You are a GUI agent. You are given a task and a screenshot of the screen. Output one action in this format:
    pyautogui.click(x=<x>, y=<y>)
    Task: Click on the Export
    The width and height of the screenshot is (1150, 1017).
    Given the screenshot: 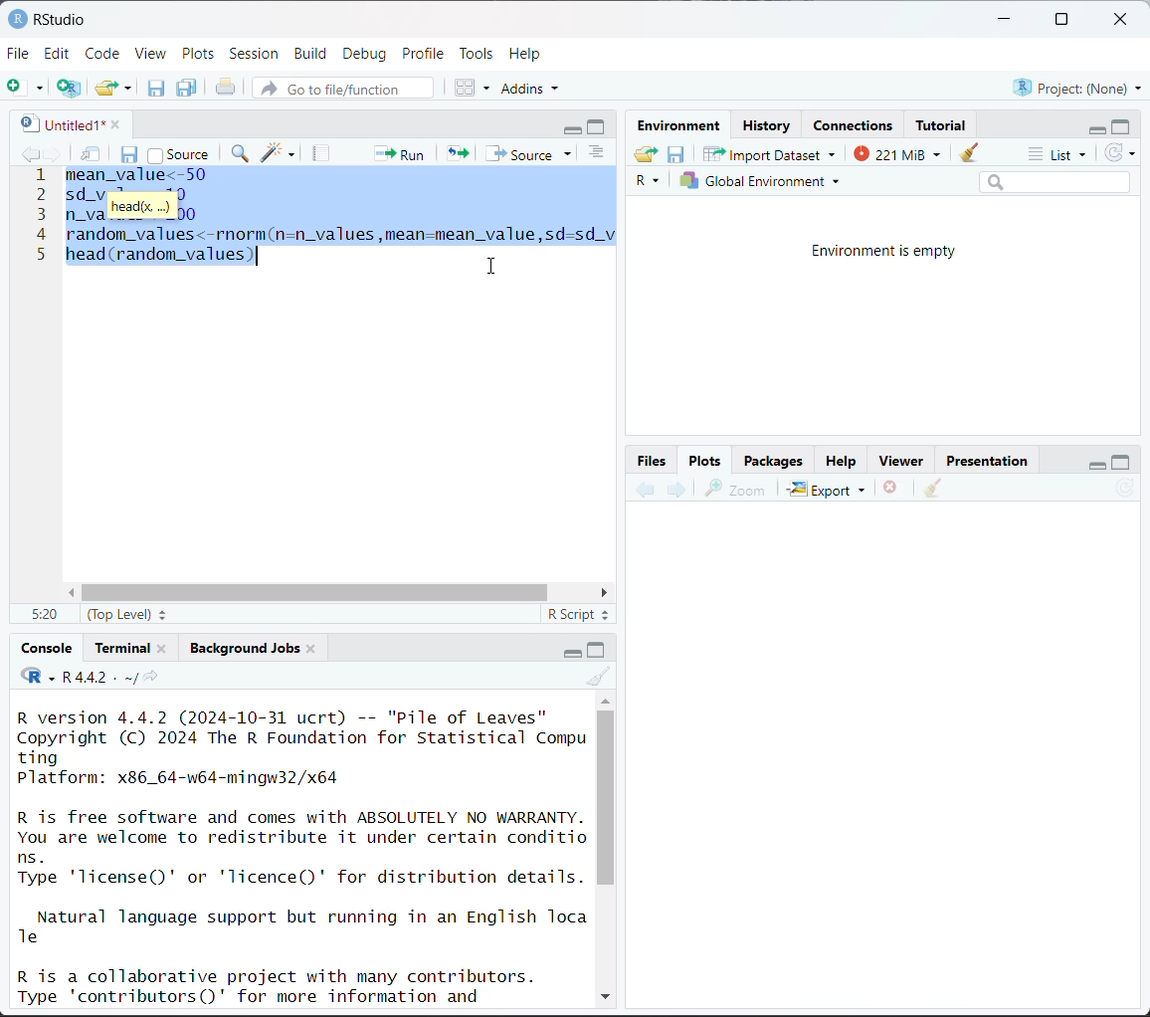 What is the action you would take?
    pyautogui.click(x=828, y=489)
    